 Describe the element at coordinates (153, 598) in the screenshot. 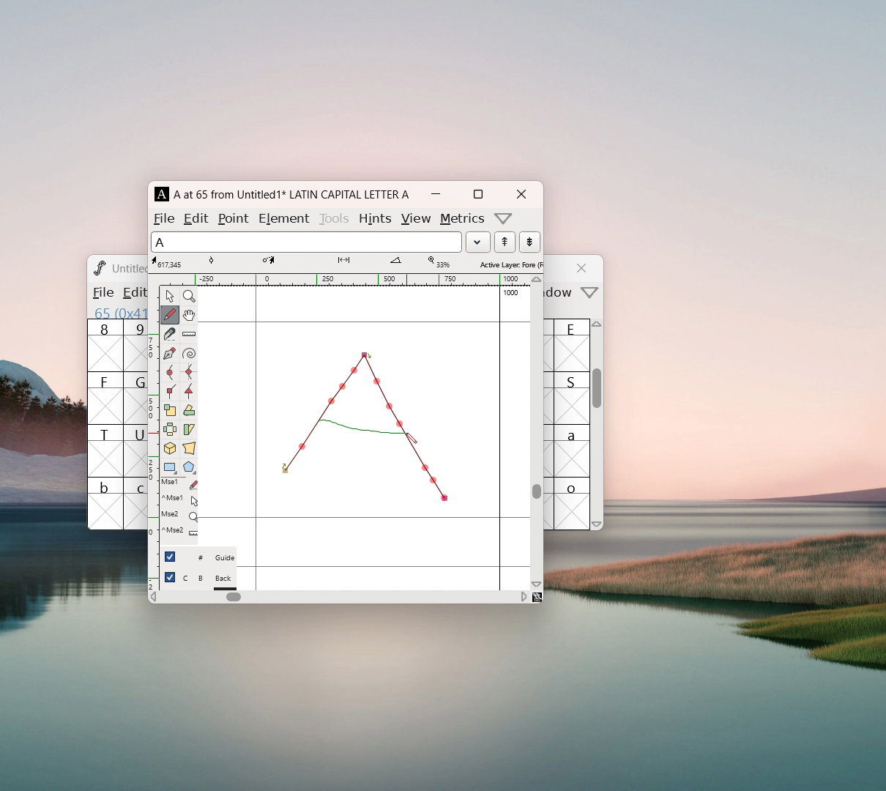

I see `scroll left` at that location.